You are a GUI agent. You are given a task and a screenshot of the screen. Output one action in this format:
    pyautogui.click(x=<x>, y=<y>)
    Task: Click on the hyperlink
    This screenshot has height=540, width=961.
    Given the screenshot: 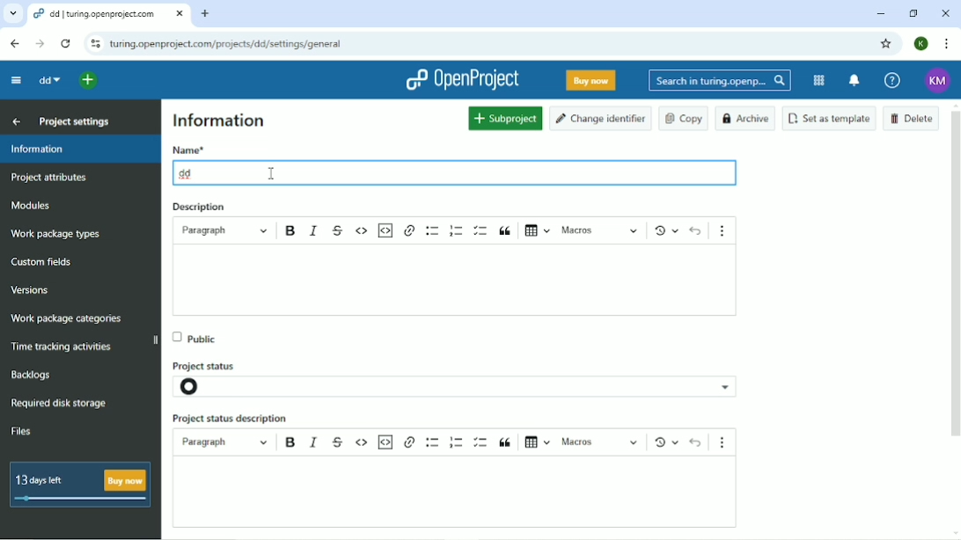 What is the action you would take?
    pyautogui.click(x=410, y=442)
    